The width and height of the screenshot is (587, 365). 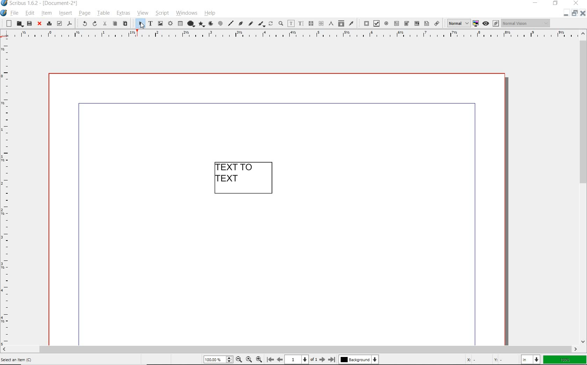 I want to click on edit text with story editor, so click(x=301, y=23).